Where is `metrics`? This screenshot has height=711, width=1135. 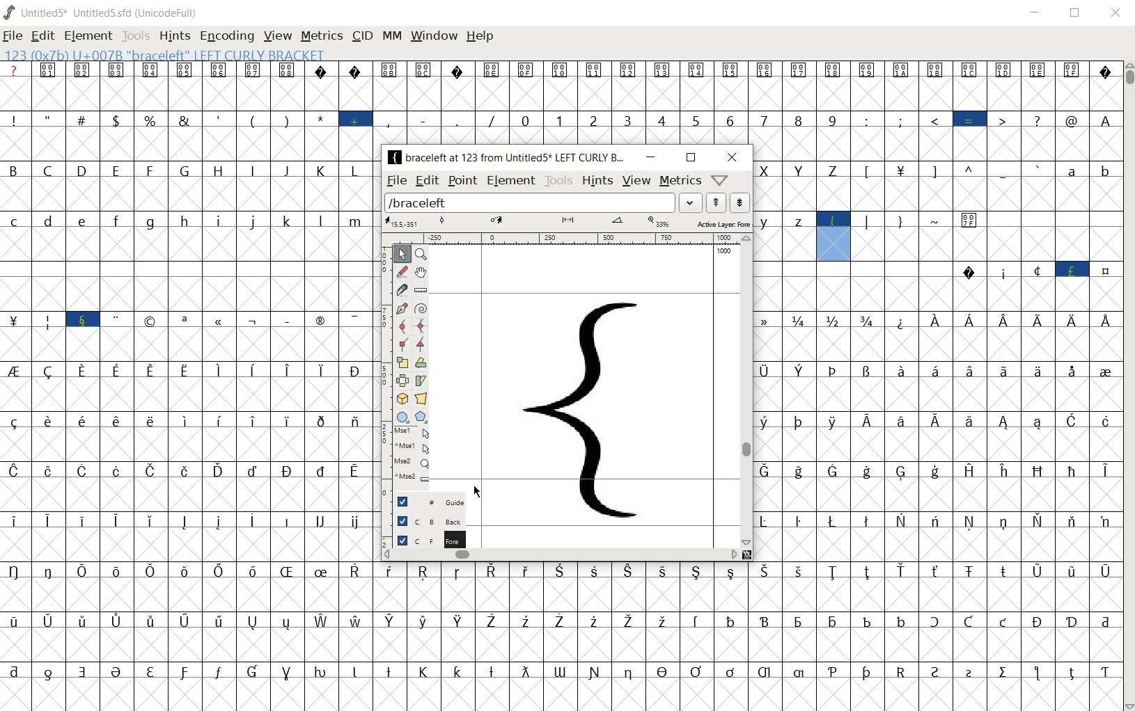 metrics is located at coordinates (680, 182).